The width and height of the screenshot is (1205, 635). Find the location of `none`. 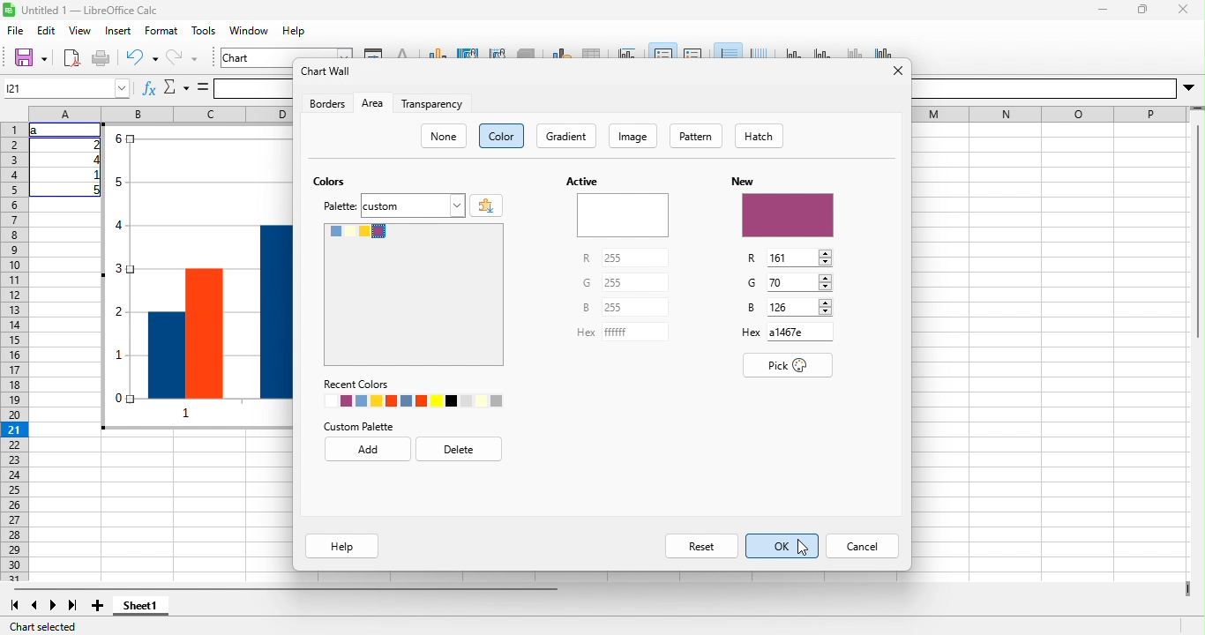

none is located at coordinates (443, 136).